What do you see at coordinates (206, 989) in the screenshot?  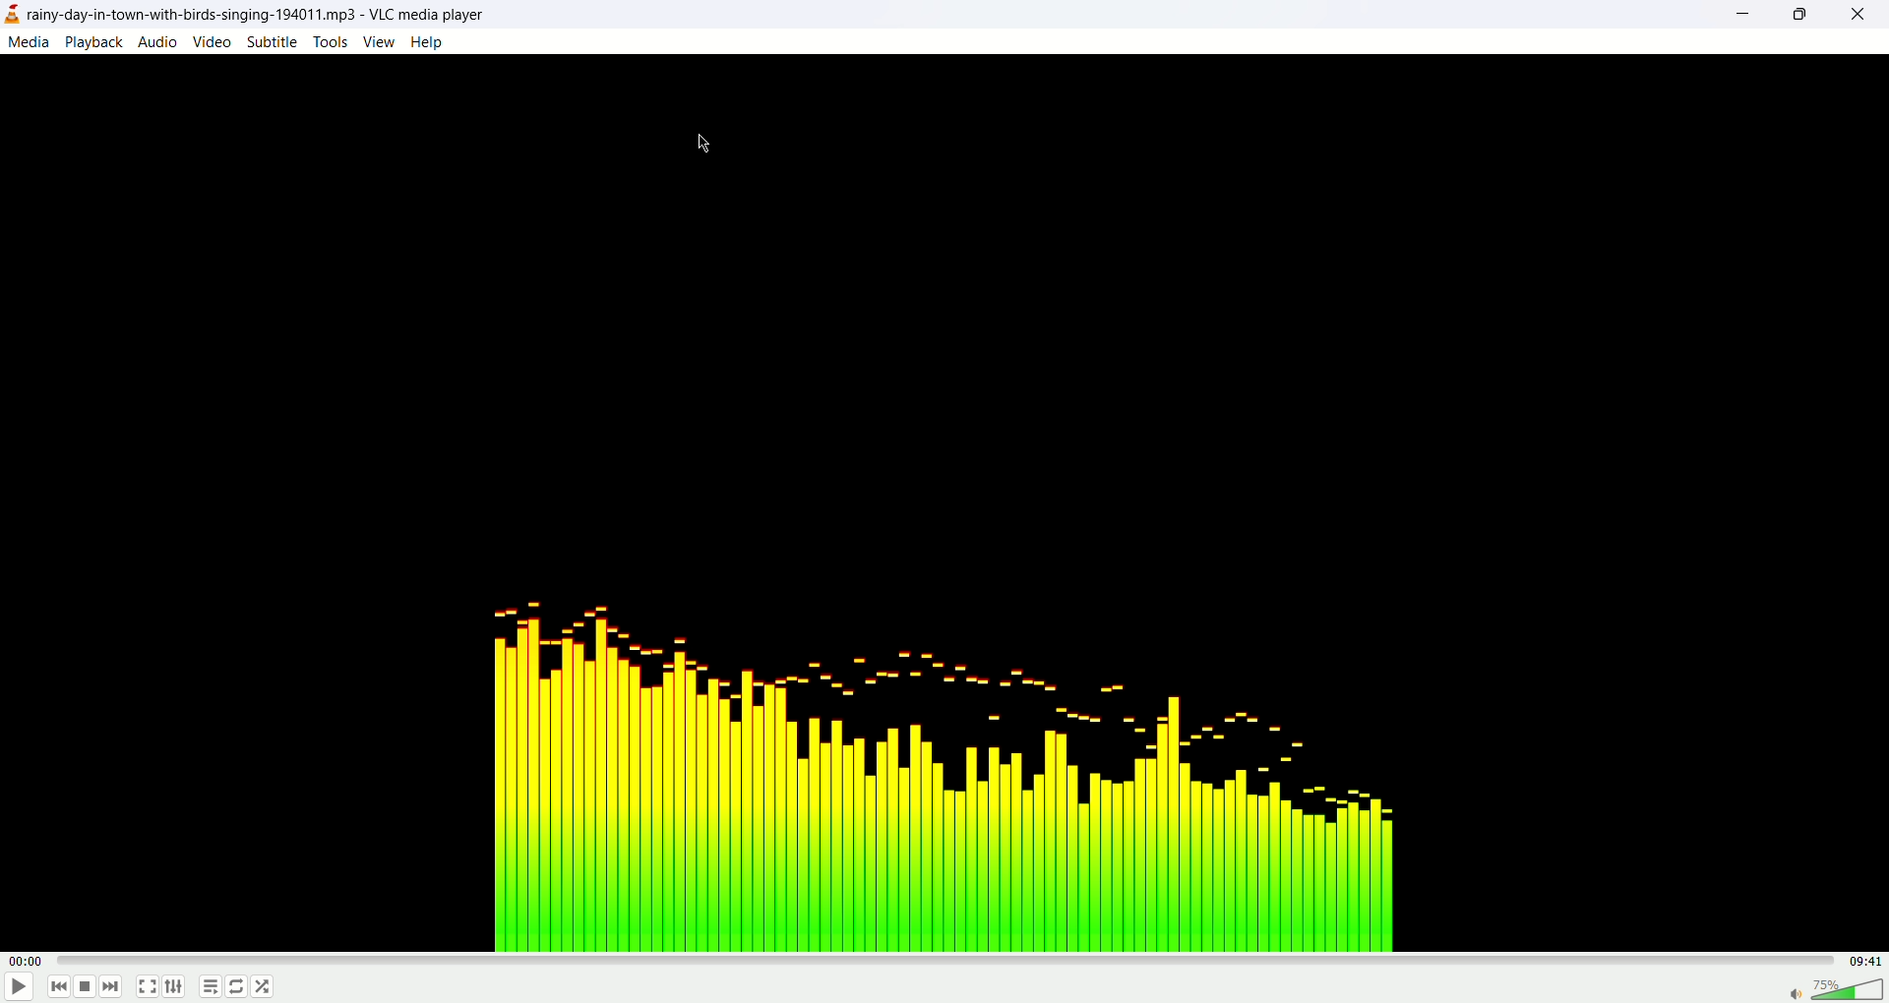 I see `playlist` at bounding box center [206, 989].